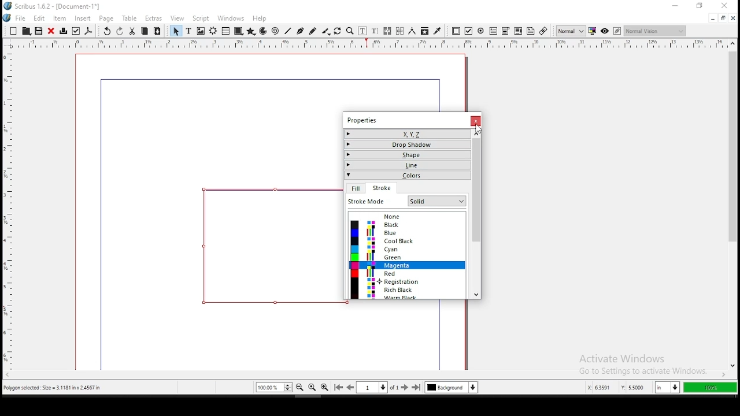 The image size is (740, 416). Describe the element at coordinates (325, 388) in the screenshot. I see `zoom in` at that location.